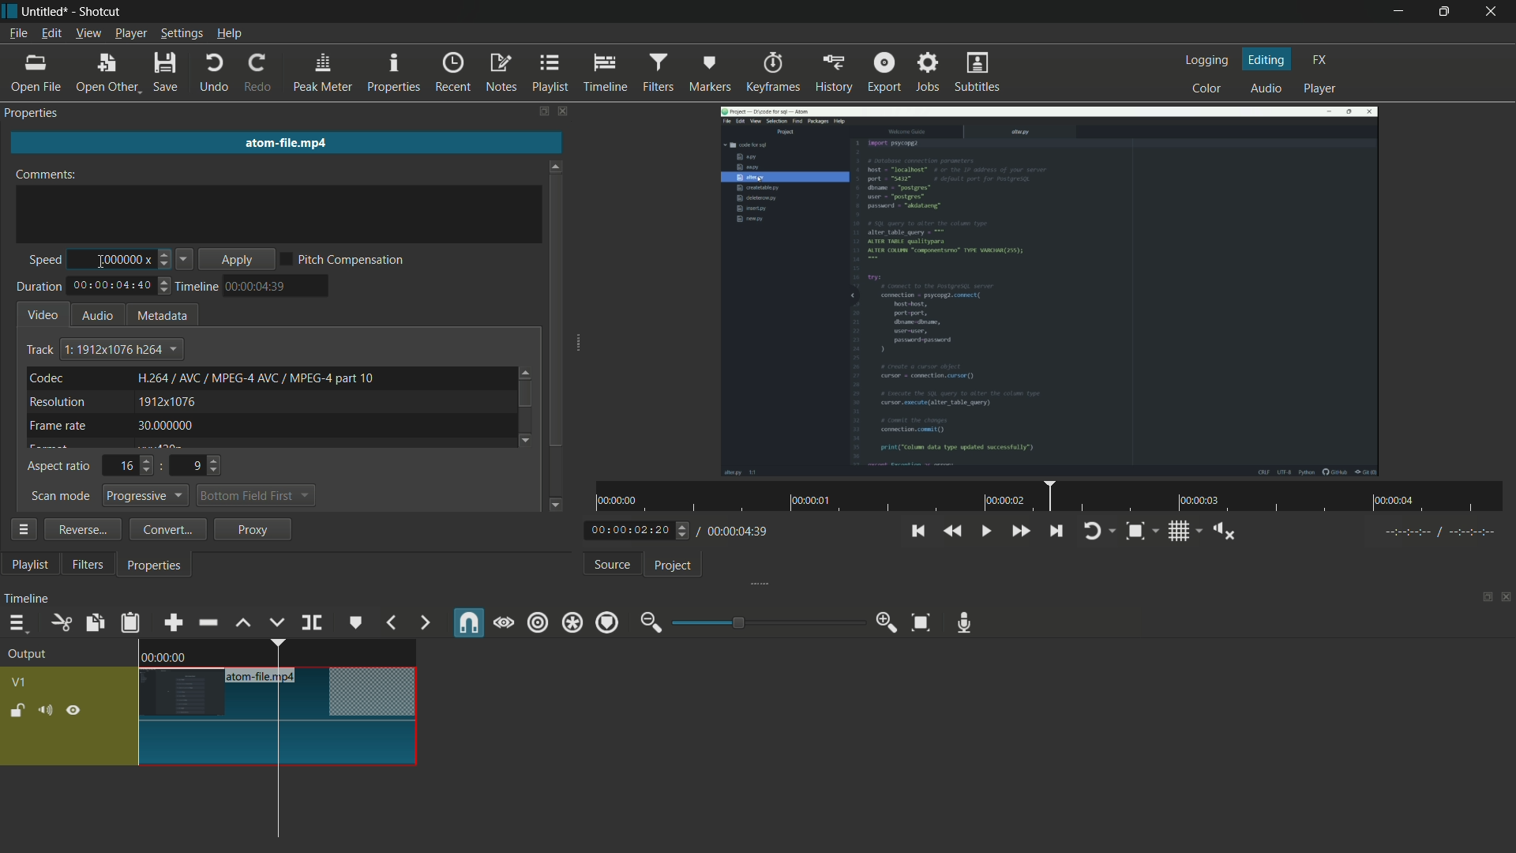  Describe the element at coordinates (392, 73) in the screenshot. I see `properties` at that location.